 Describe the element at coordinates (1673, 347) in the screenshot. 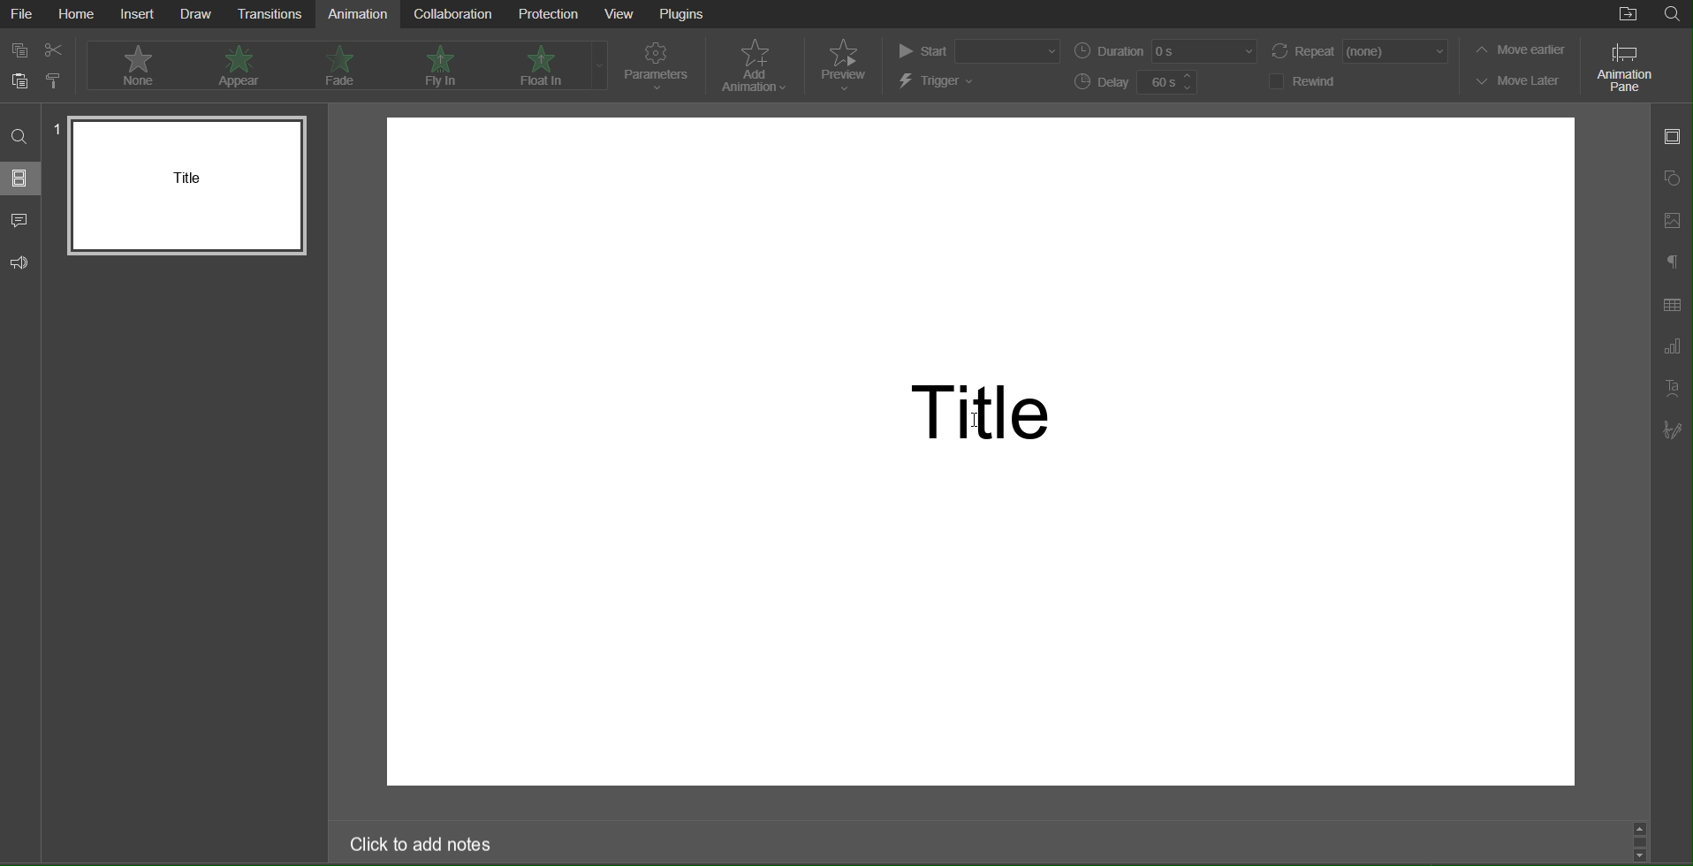

I see `Graph Settings` at that location.